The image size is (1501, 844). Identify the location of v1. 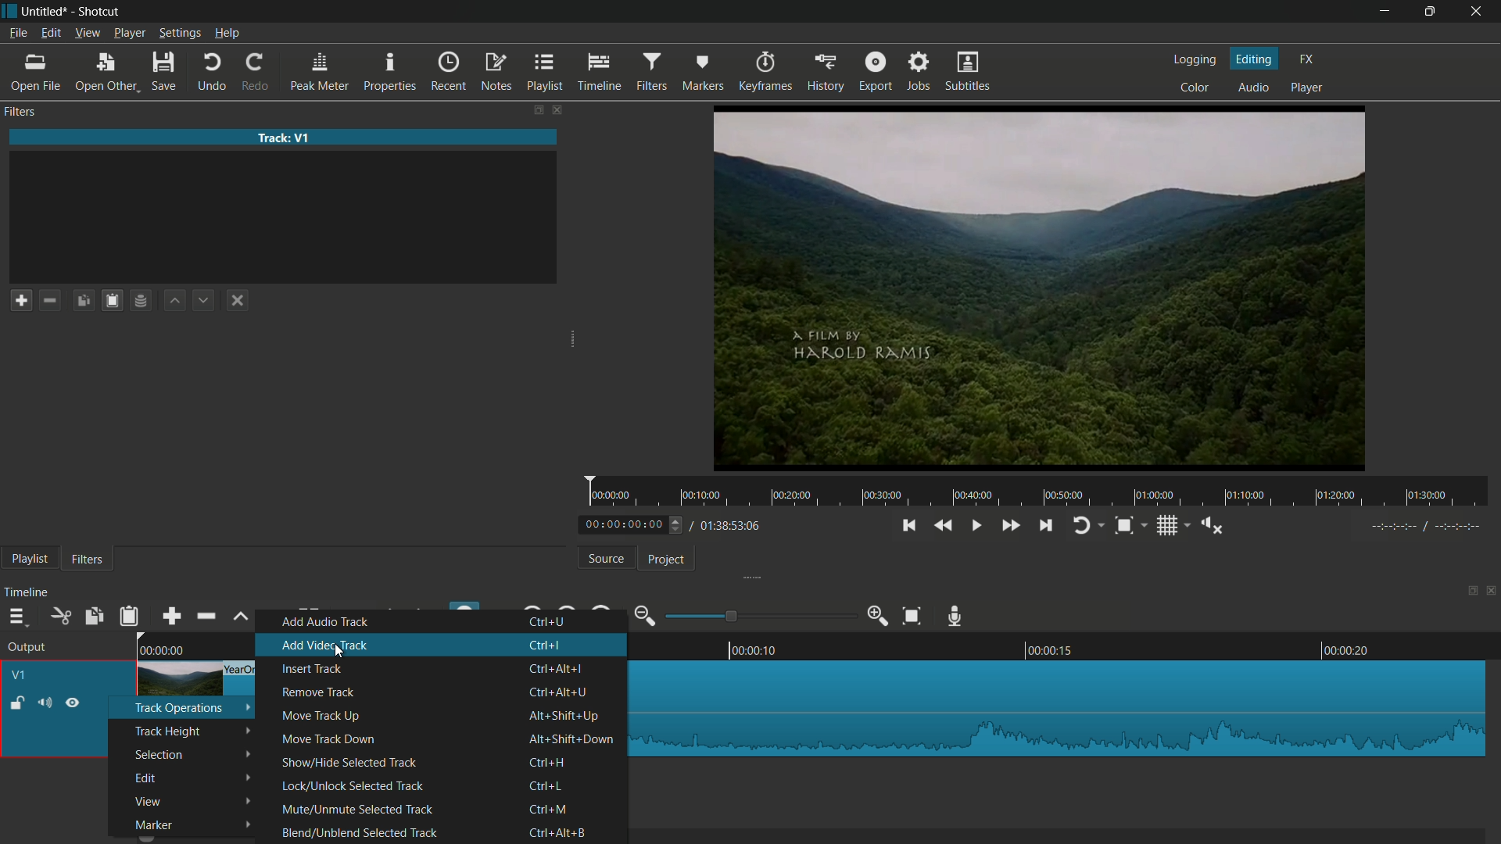
(20, 676).